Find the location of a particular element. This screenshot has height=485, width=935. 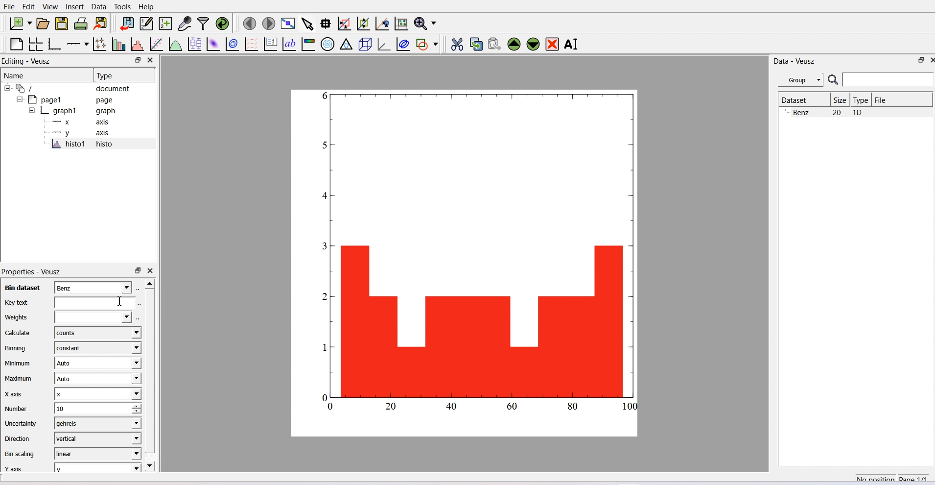

3D Graph is located at coordinates (384, 44).